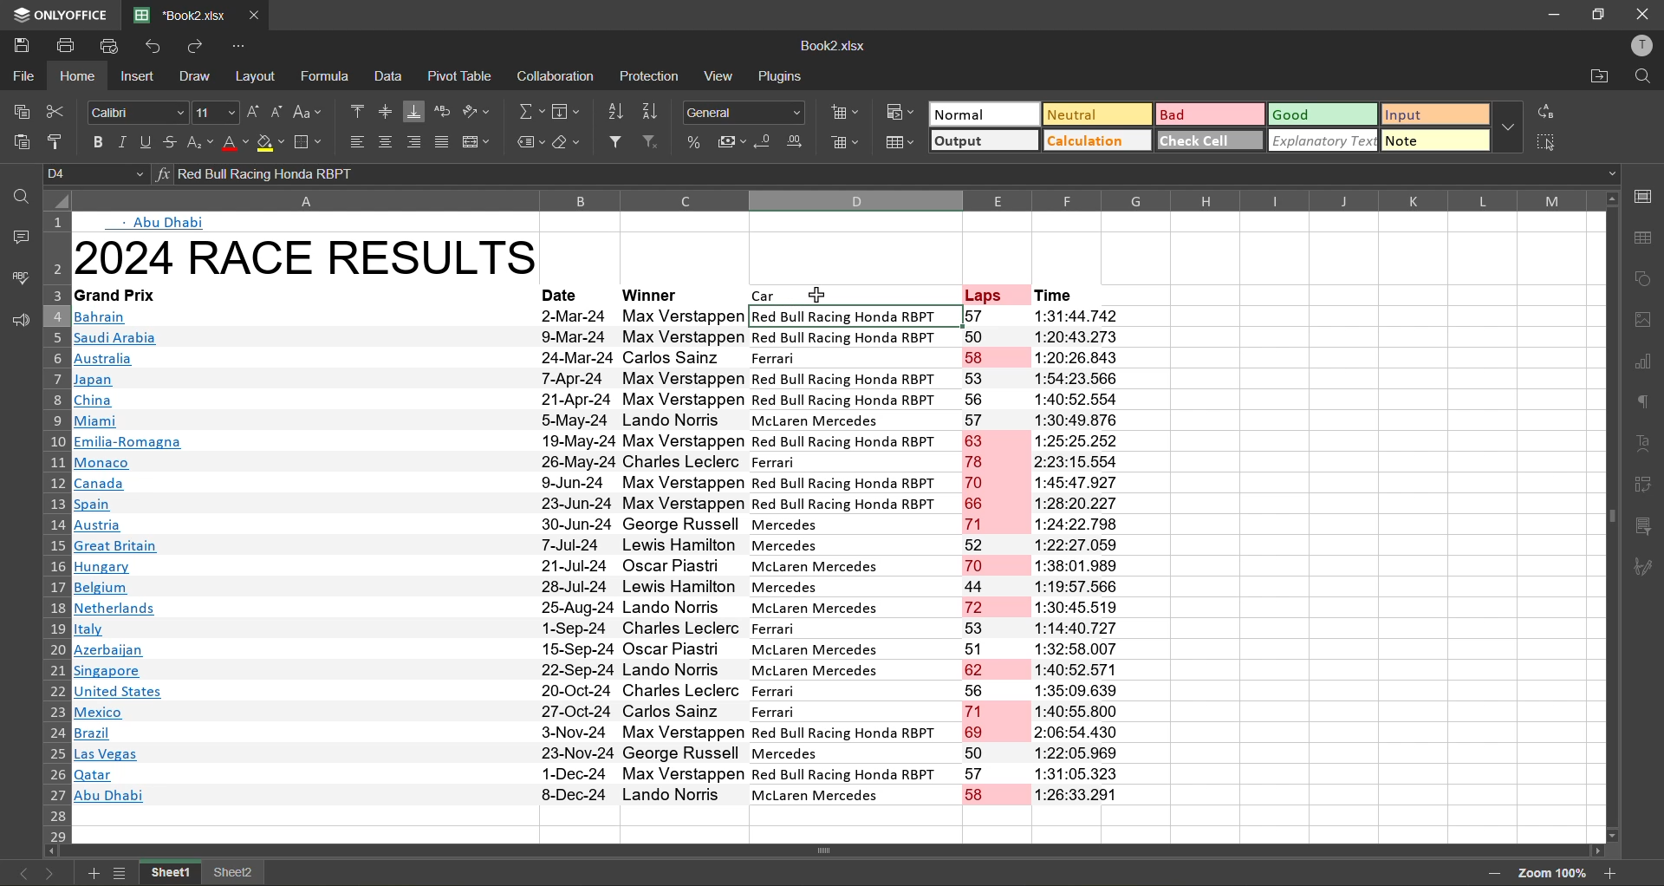 This screenshot has height=886, width=1664. What do you see at coordinates (1647, 240) in the screenshot?
I see `table` at bounding box center [1647, 240].